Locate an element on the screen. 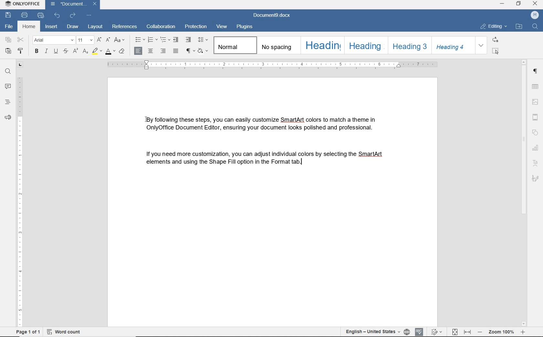  superscript is located at coordinates (75, 51).